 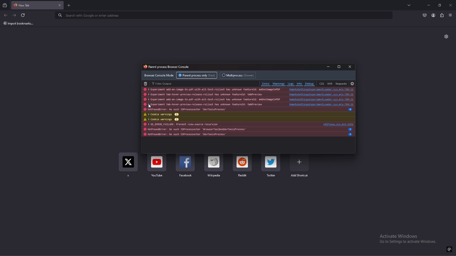 I want to click on xhr, so click(x=330, y=84).